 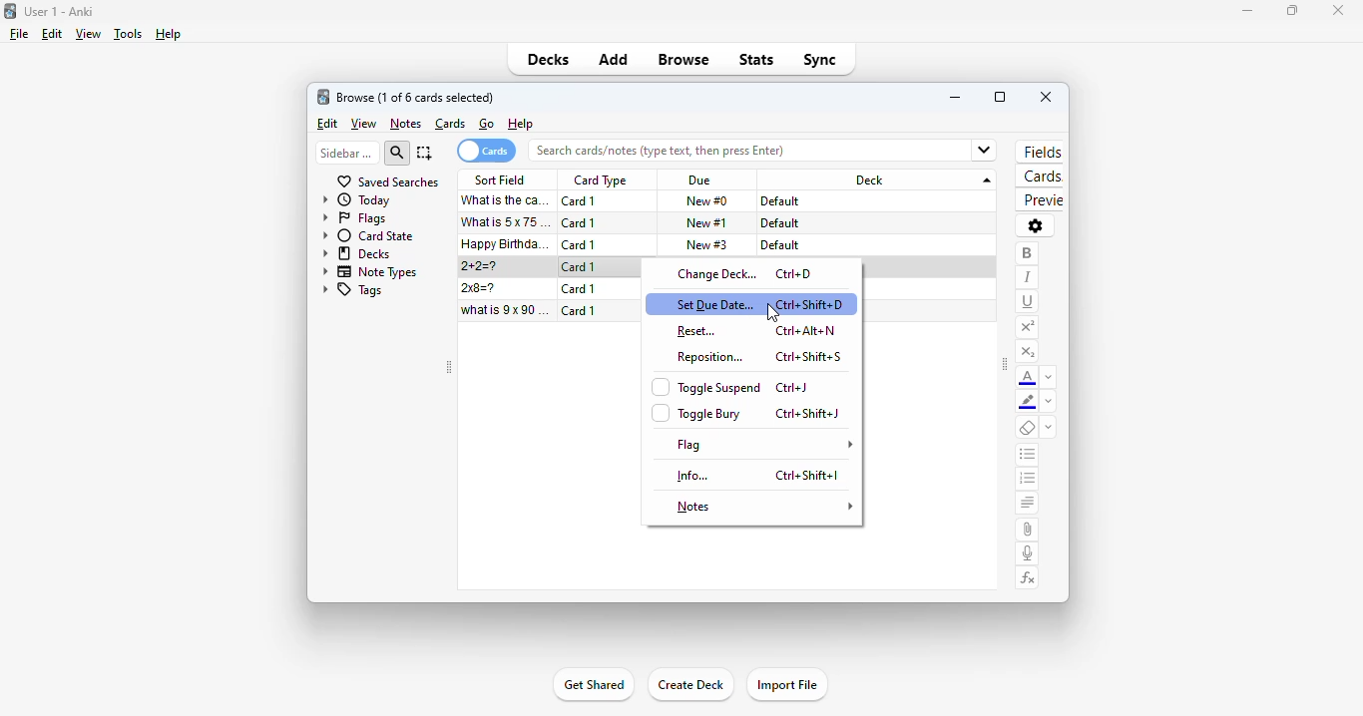 What do you see at coordinates (346, 153) in the screenshot?
I see `sidebar filter` at bounding box center [346, 153].